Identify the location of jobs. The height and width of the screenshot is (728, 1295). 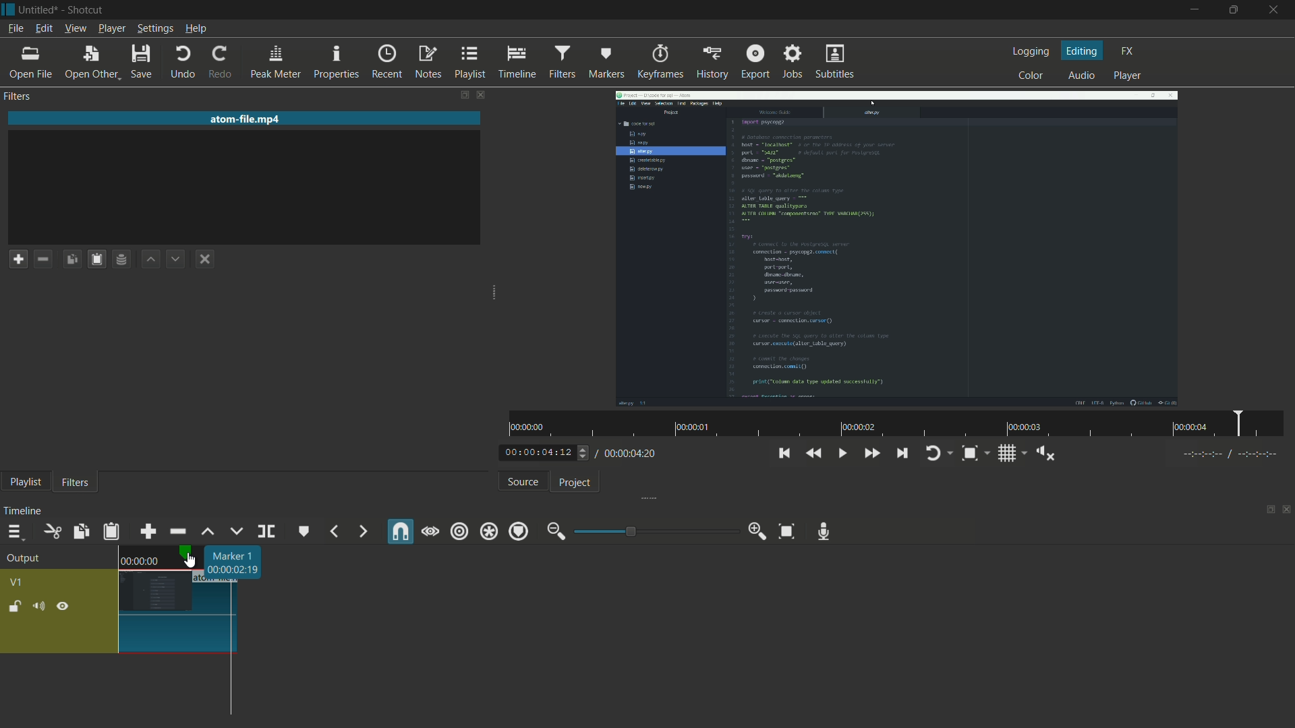
(793, 61).